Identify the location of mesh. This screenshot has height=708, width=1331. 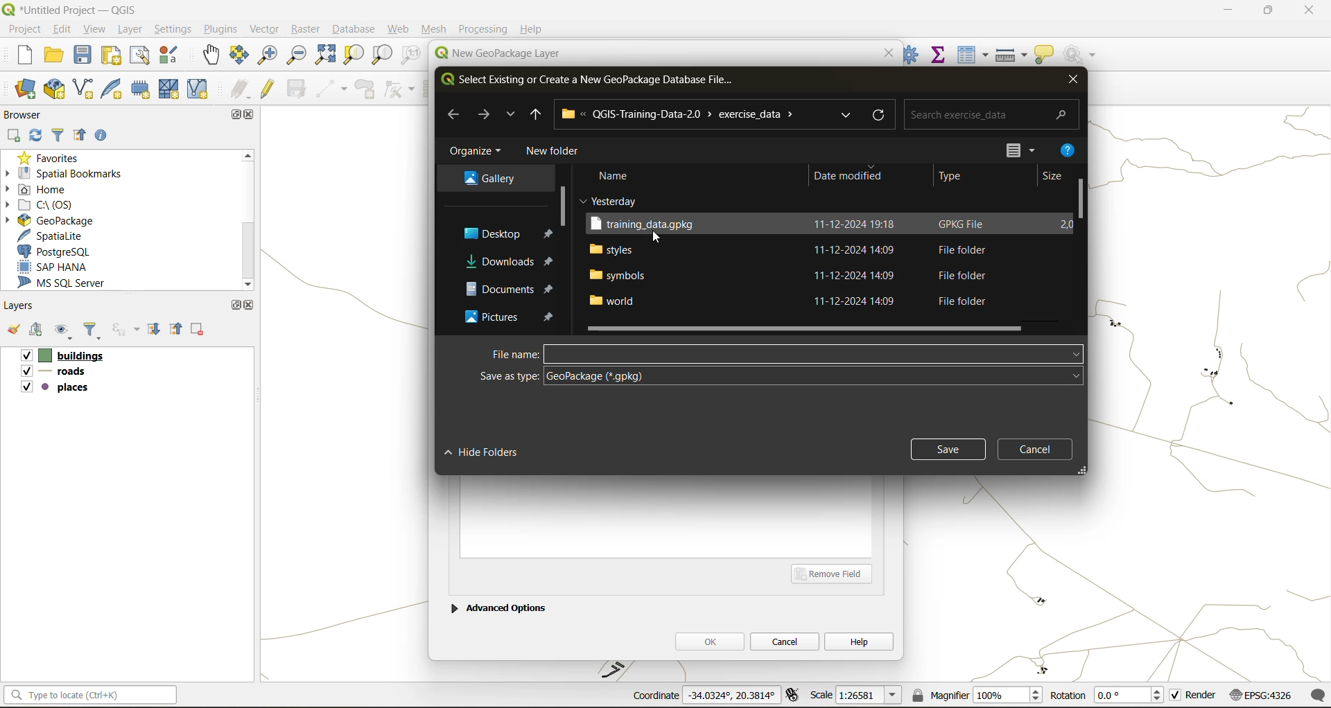
(171, 89).